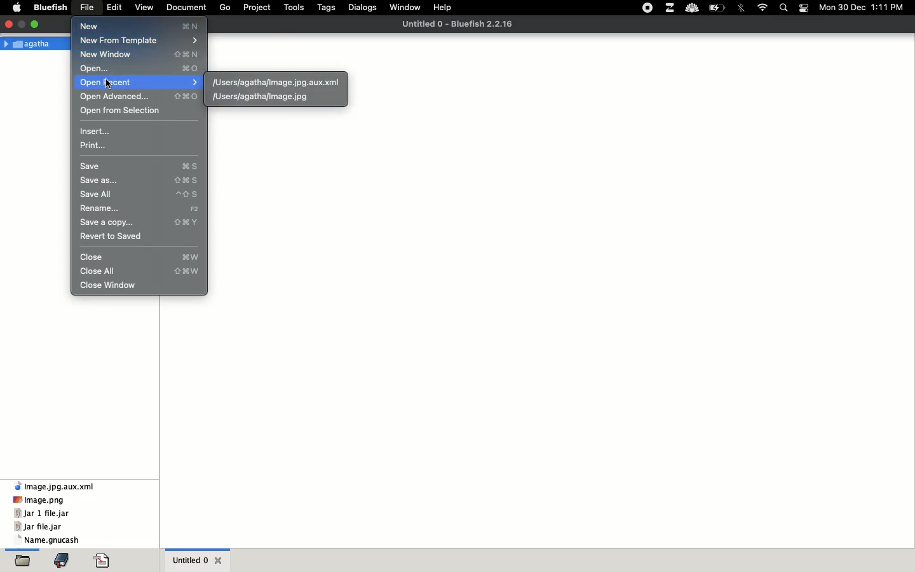 The width and height of the screenshot is (915, 572). What do you see at coordinates (805, 8) in the screenshot?
I see `notification` at bounding box center [805, 8].